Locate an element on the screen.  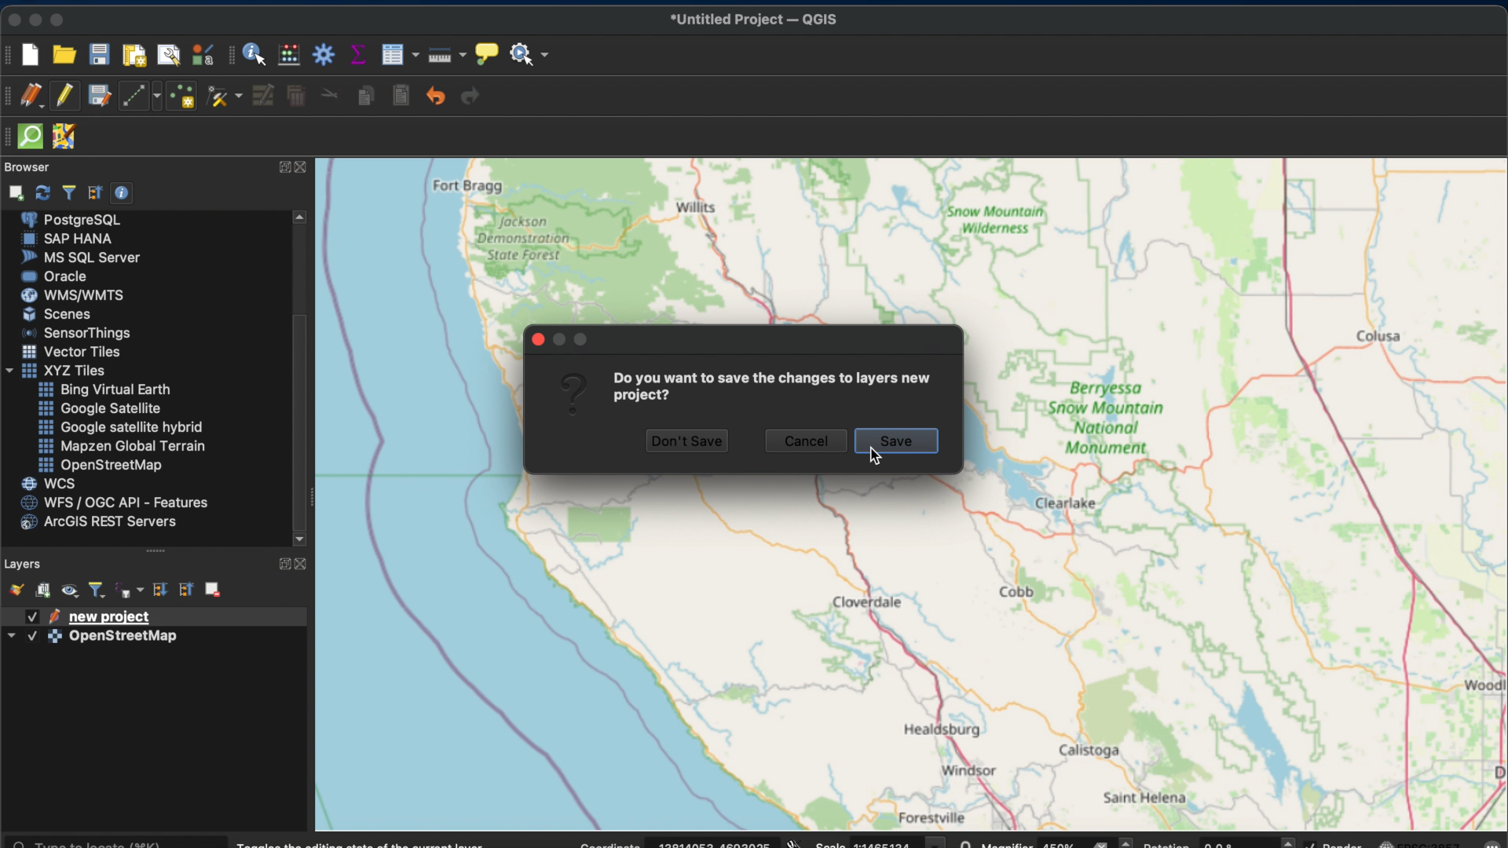
postergre sql is located at coordinates (74, 218).